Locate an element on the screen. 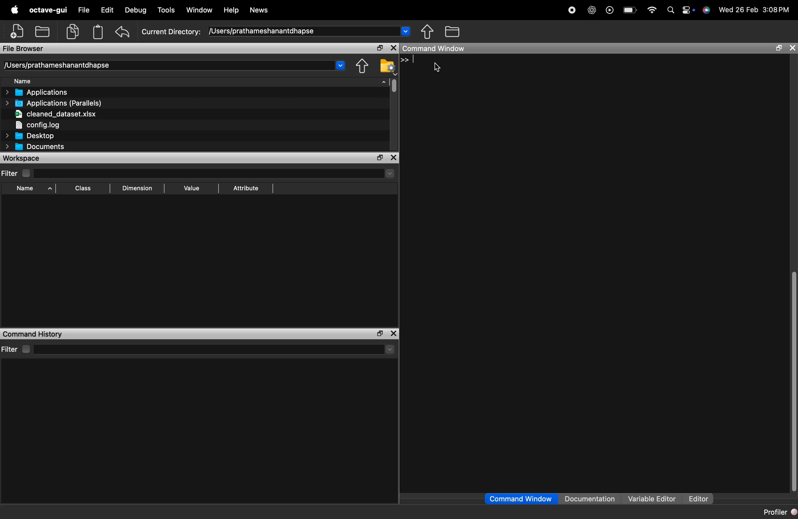 This screenshot has width=798, height=519. close is located at coordinates (379, 334).